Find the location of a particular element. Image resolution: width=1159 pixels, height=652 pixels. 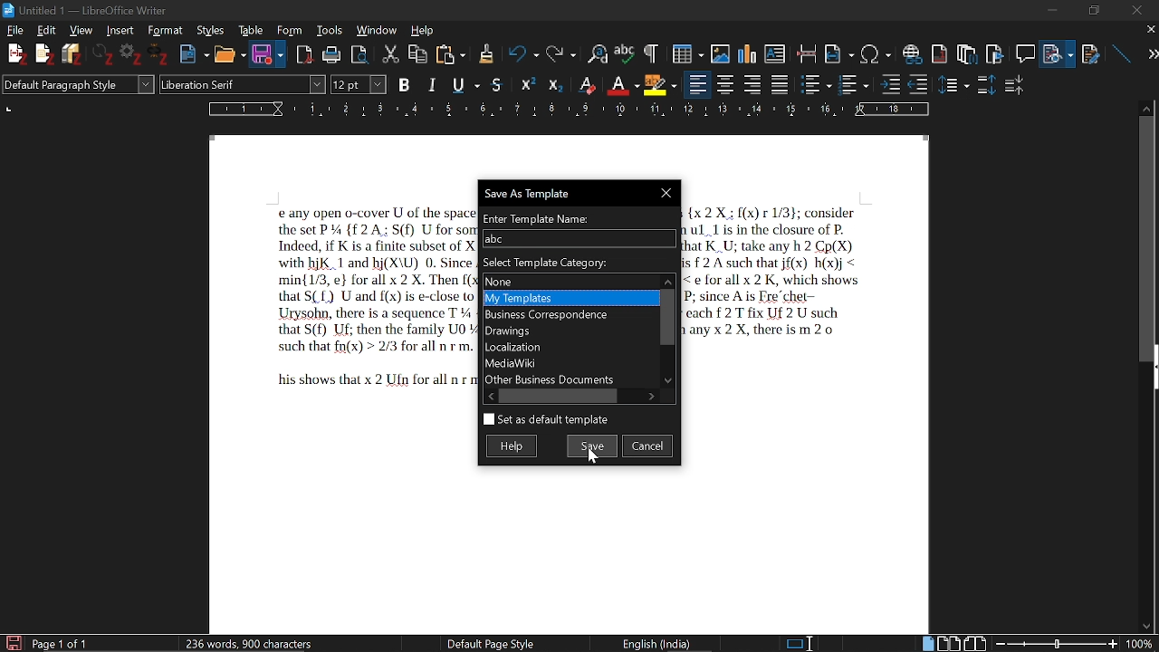

Underline options is located at coordinates (464, 82).